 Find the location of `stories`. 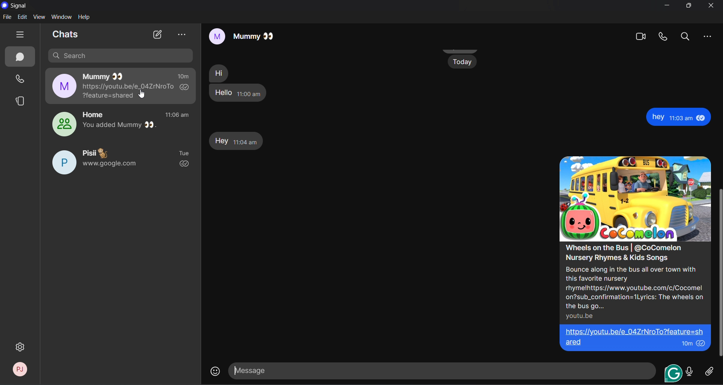

stories is located at coordinates (21, 100).